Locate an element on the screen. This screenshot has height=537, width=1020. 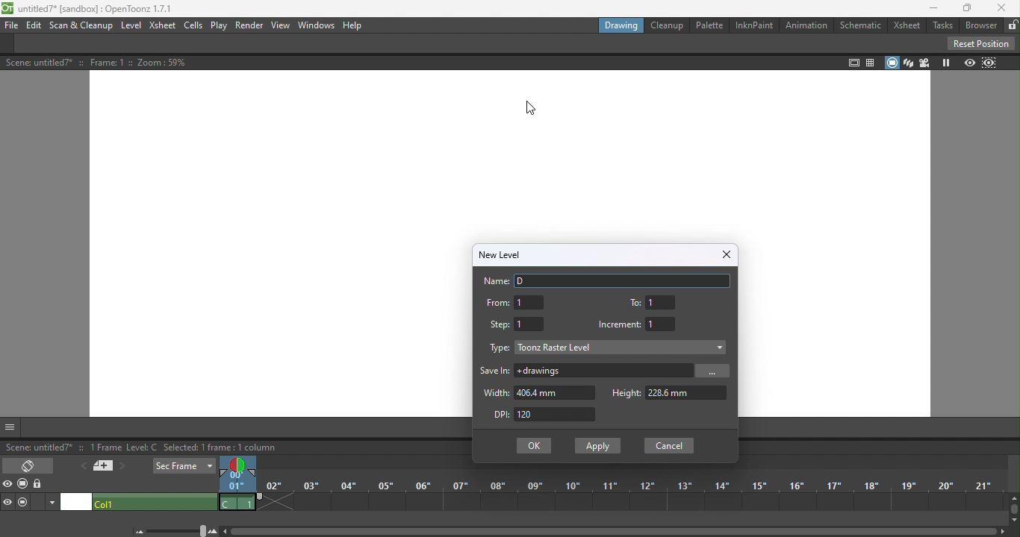
Safe area is located at coordinates (853, 62).